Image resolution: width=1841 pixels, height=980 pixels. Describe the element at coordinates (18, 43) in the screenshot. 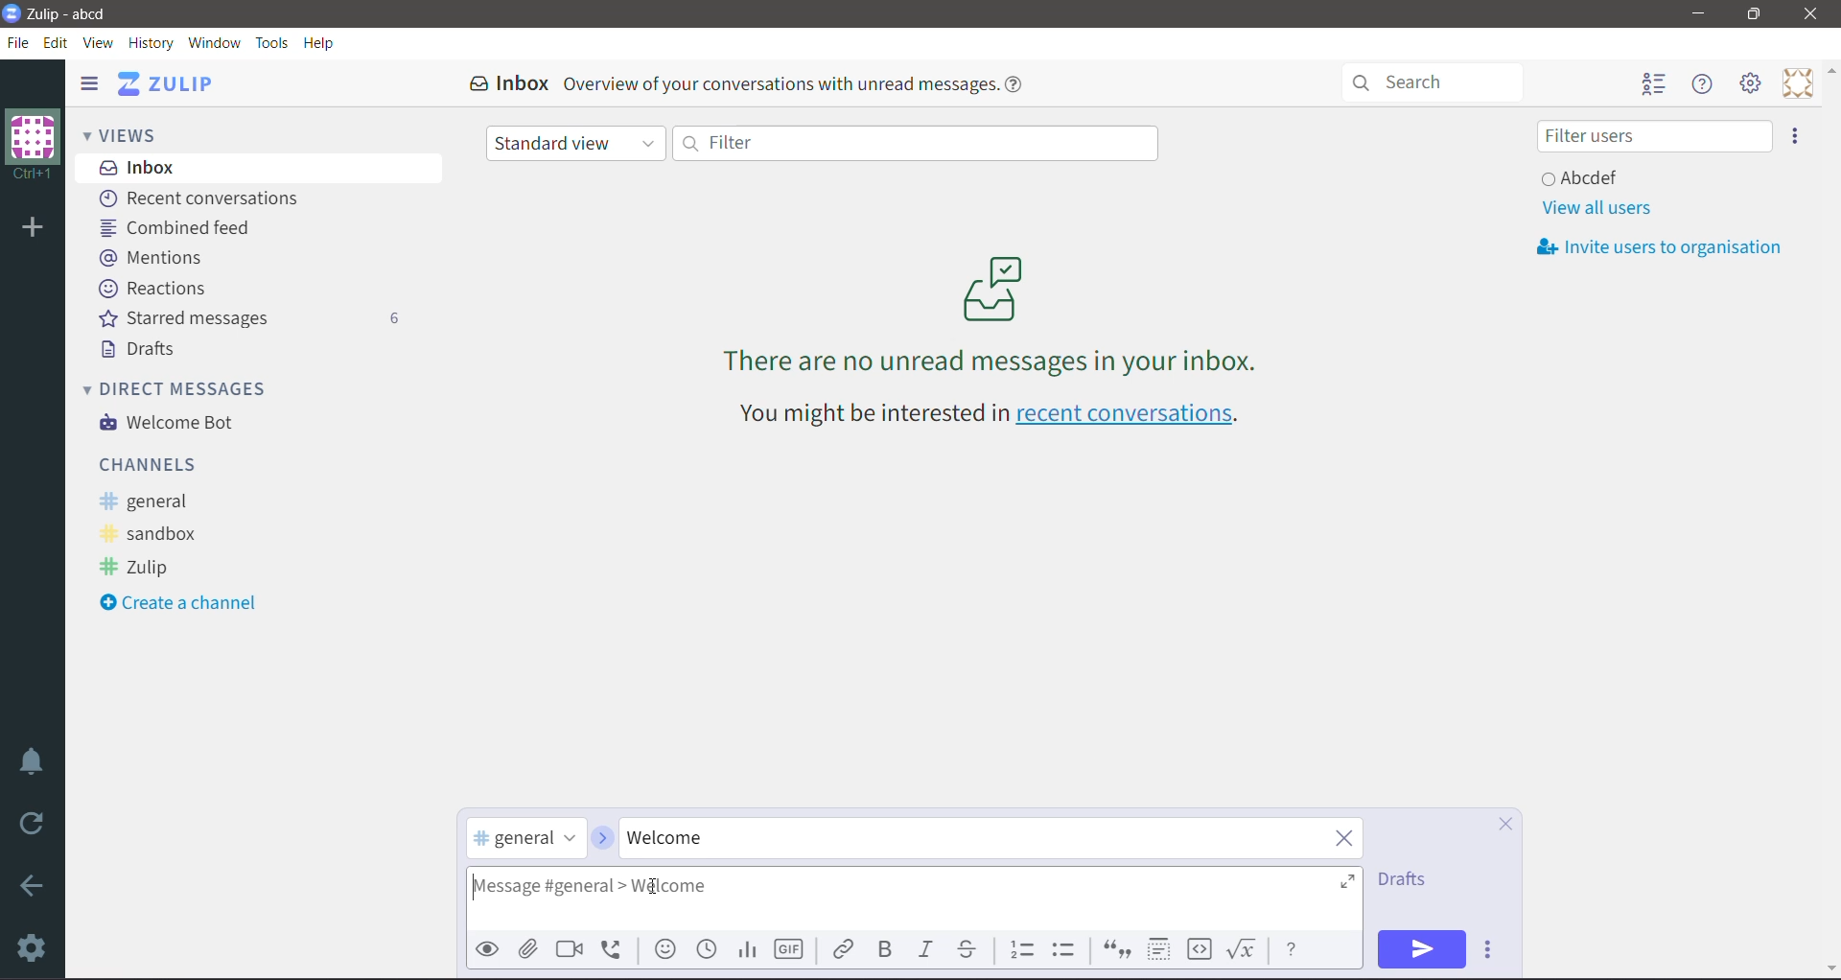

I see `File` at that location.